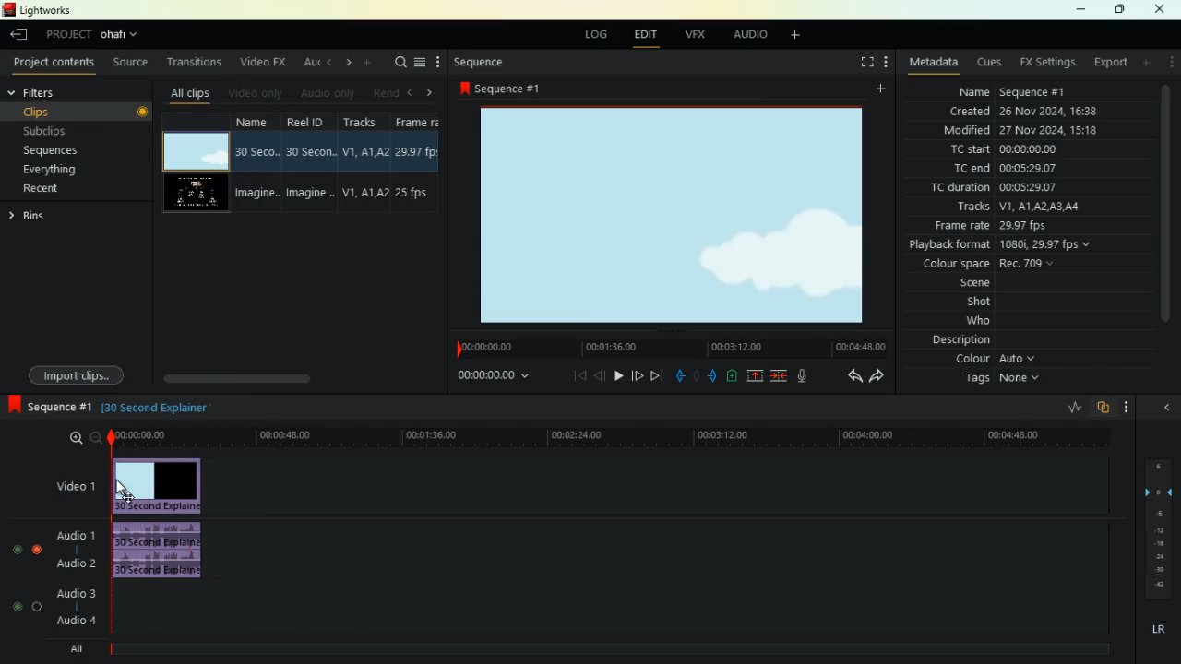 The image size is (1181, 664). I want to click on filters, so click(53, 91).